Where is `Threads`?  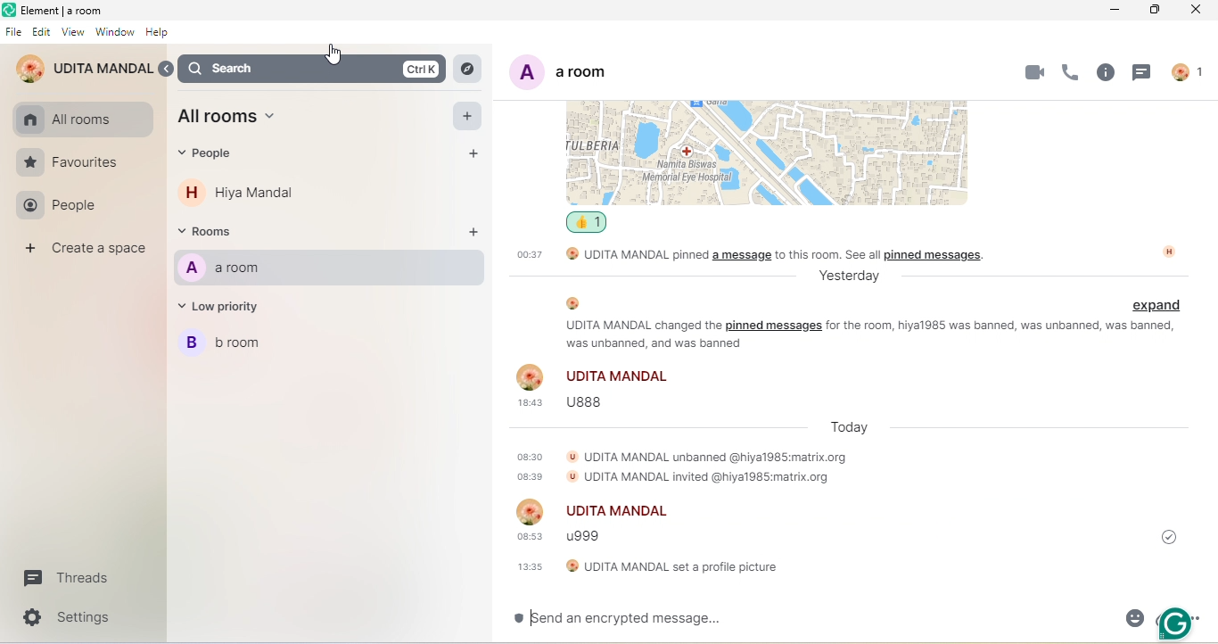 Threads is located at coordinates (69, 578).